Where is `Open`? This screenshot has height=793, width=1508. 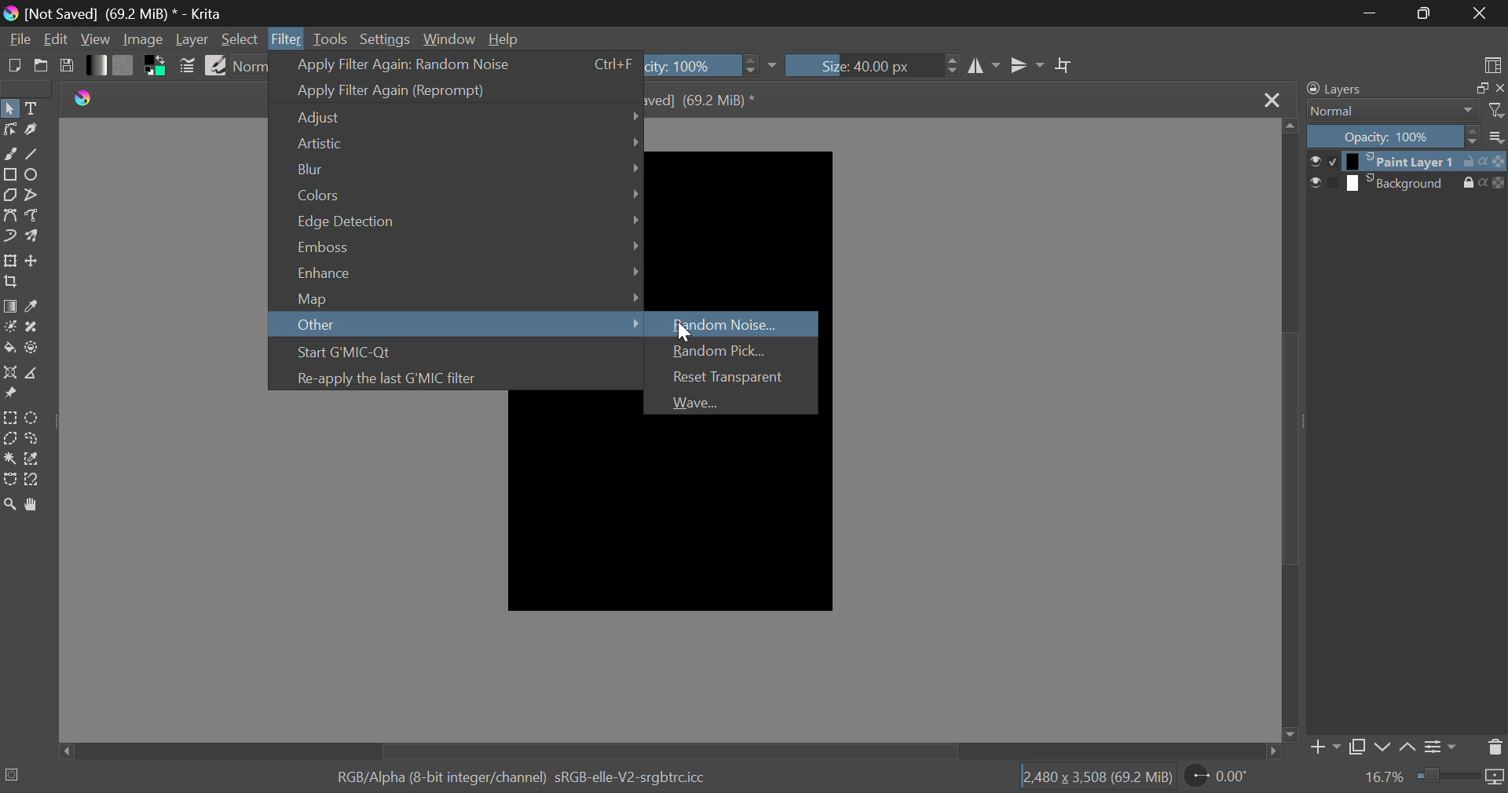 Open is located at coordinates (41, 68).